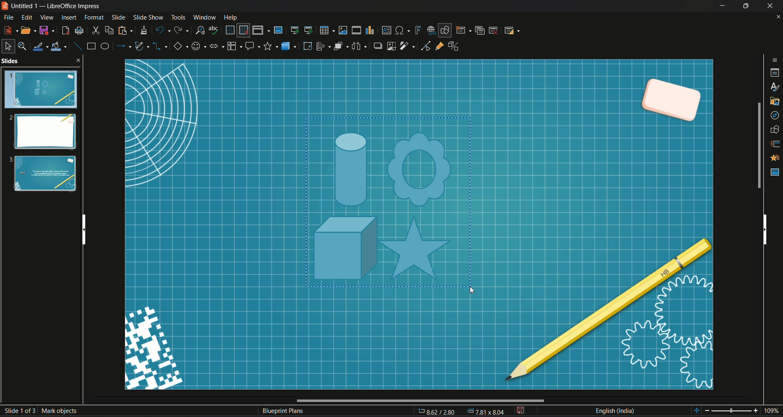 This screenshot has height=417, width=783. What do you see at coordinates (431, 30) in the screenshot?
I see `insert hyperlink` at bounding box center [431, 30].